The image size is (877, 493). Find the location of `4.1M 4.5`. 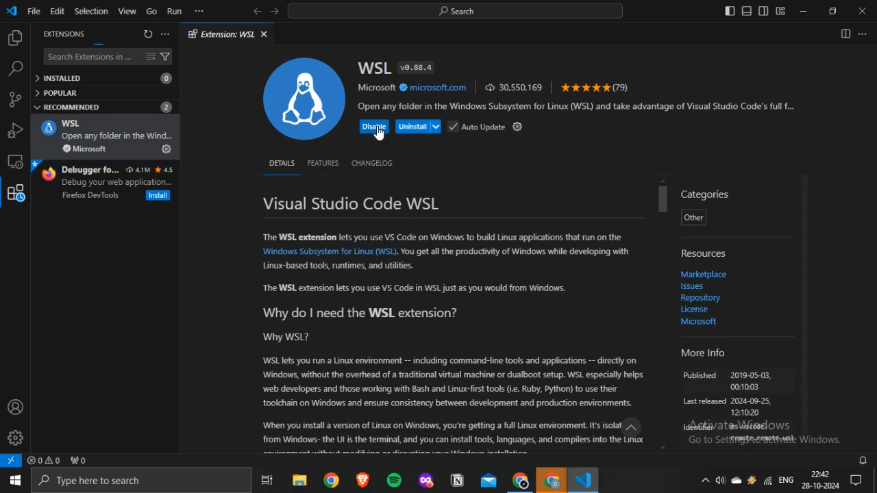

4.1M 4.5 is located at coordinates (150, 170).